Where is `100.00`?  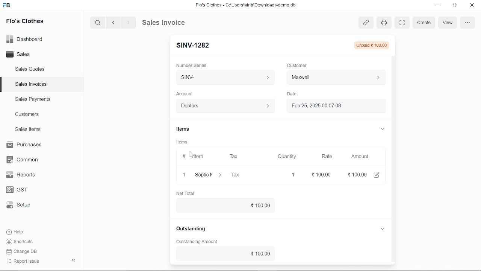 100.00 is located at coordinates (321, 174).